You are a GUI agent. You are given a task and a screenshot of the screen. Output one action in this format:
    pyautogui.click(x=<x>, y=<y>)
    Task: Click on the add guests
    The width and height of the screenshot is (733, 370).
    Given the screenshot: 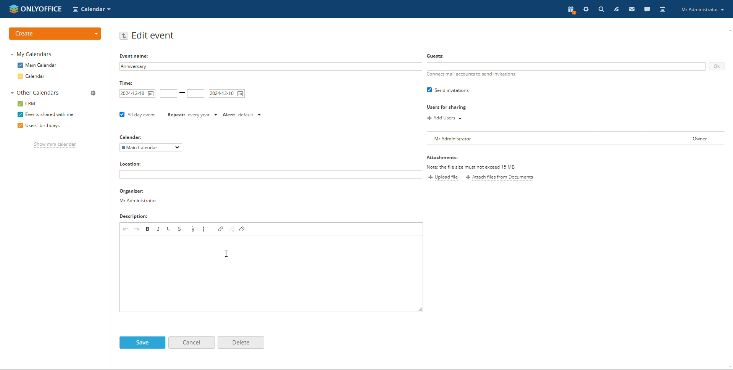 What is the action you would take?
    pyautogui.click(x=565, y=66)
    